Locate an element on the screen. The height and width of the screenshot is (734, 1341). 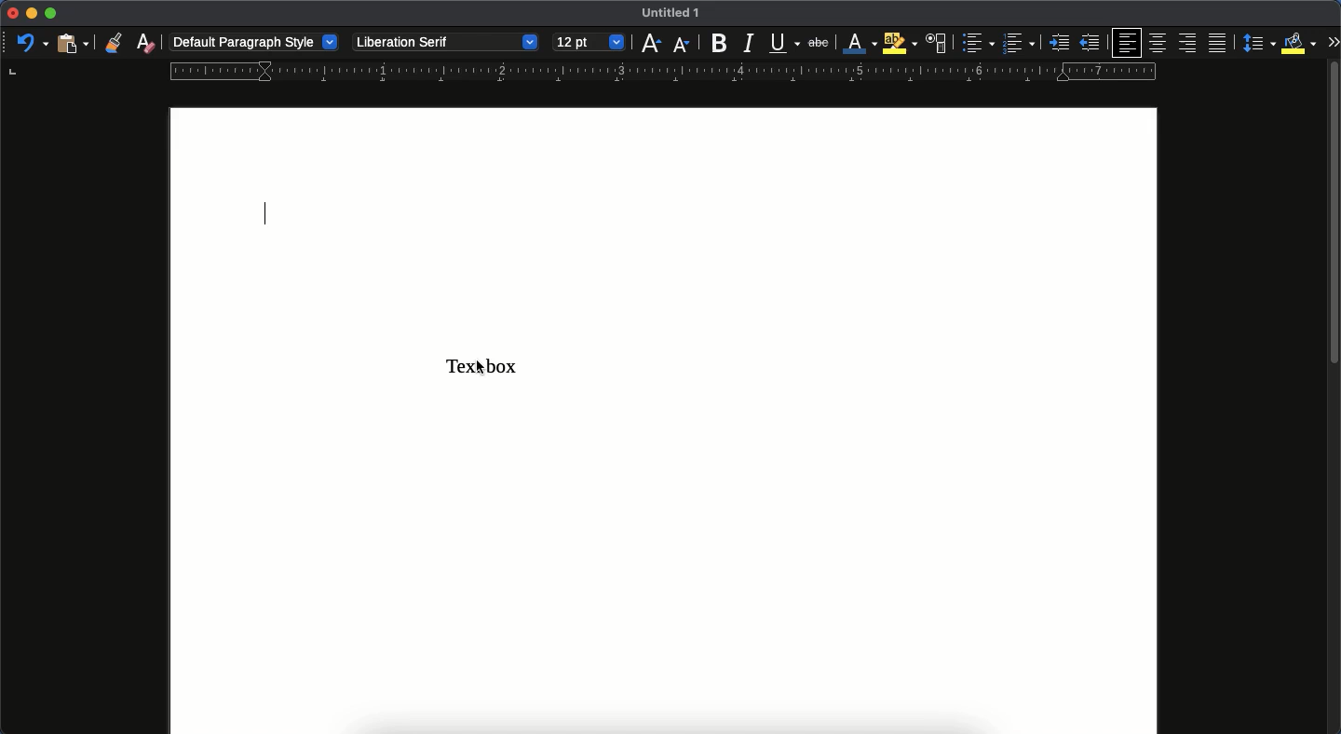
italic  is located at coordinates (748, 43).